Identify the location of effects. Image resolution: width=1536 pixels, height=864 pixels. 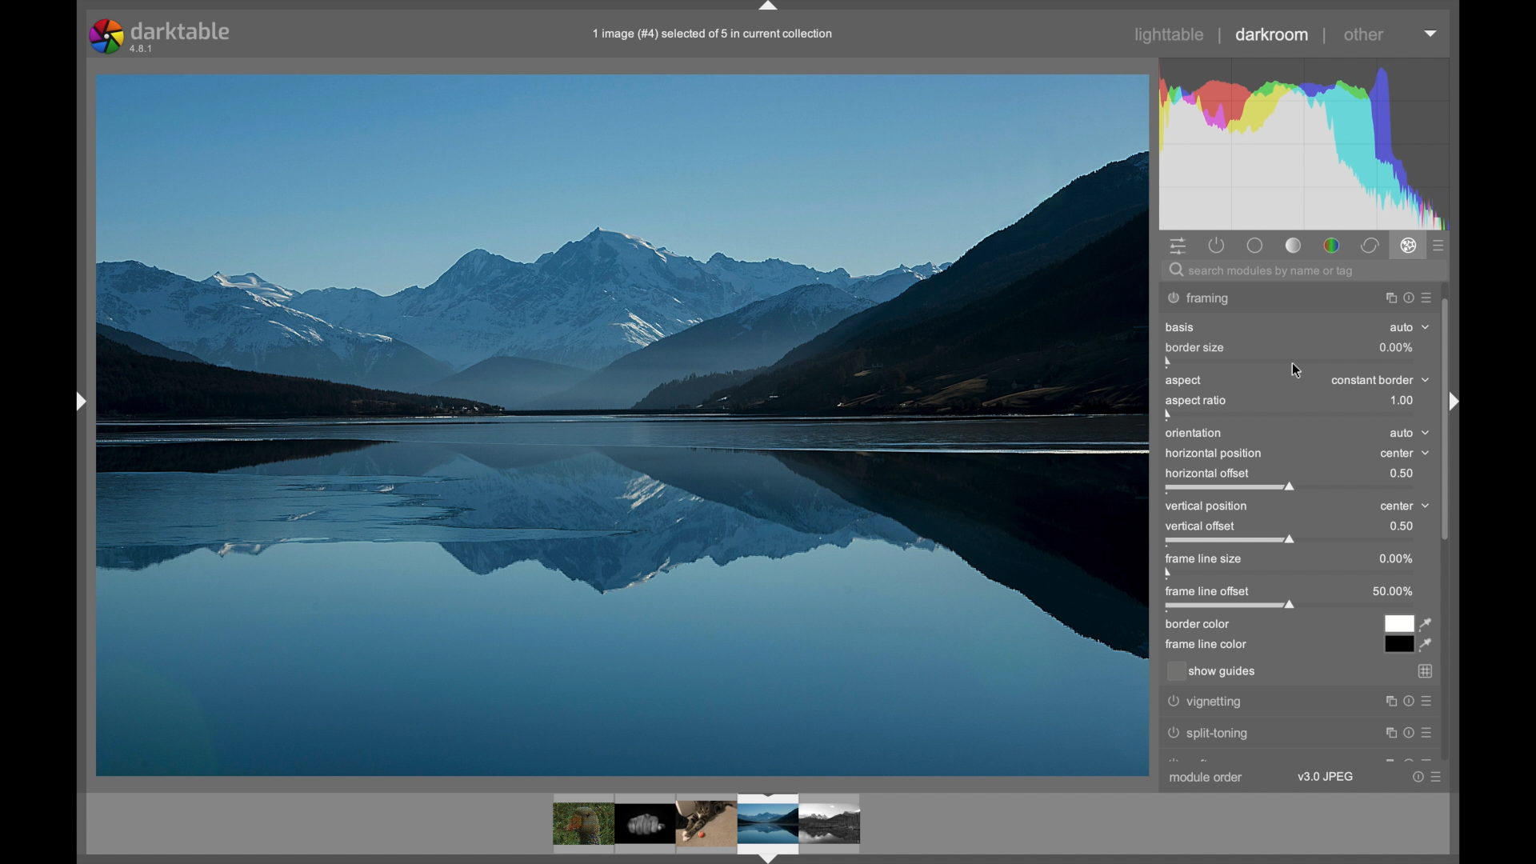
(1410, 245).